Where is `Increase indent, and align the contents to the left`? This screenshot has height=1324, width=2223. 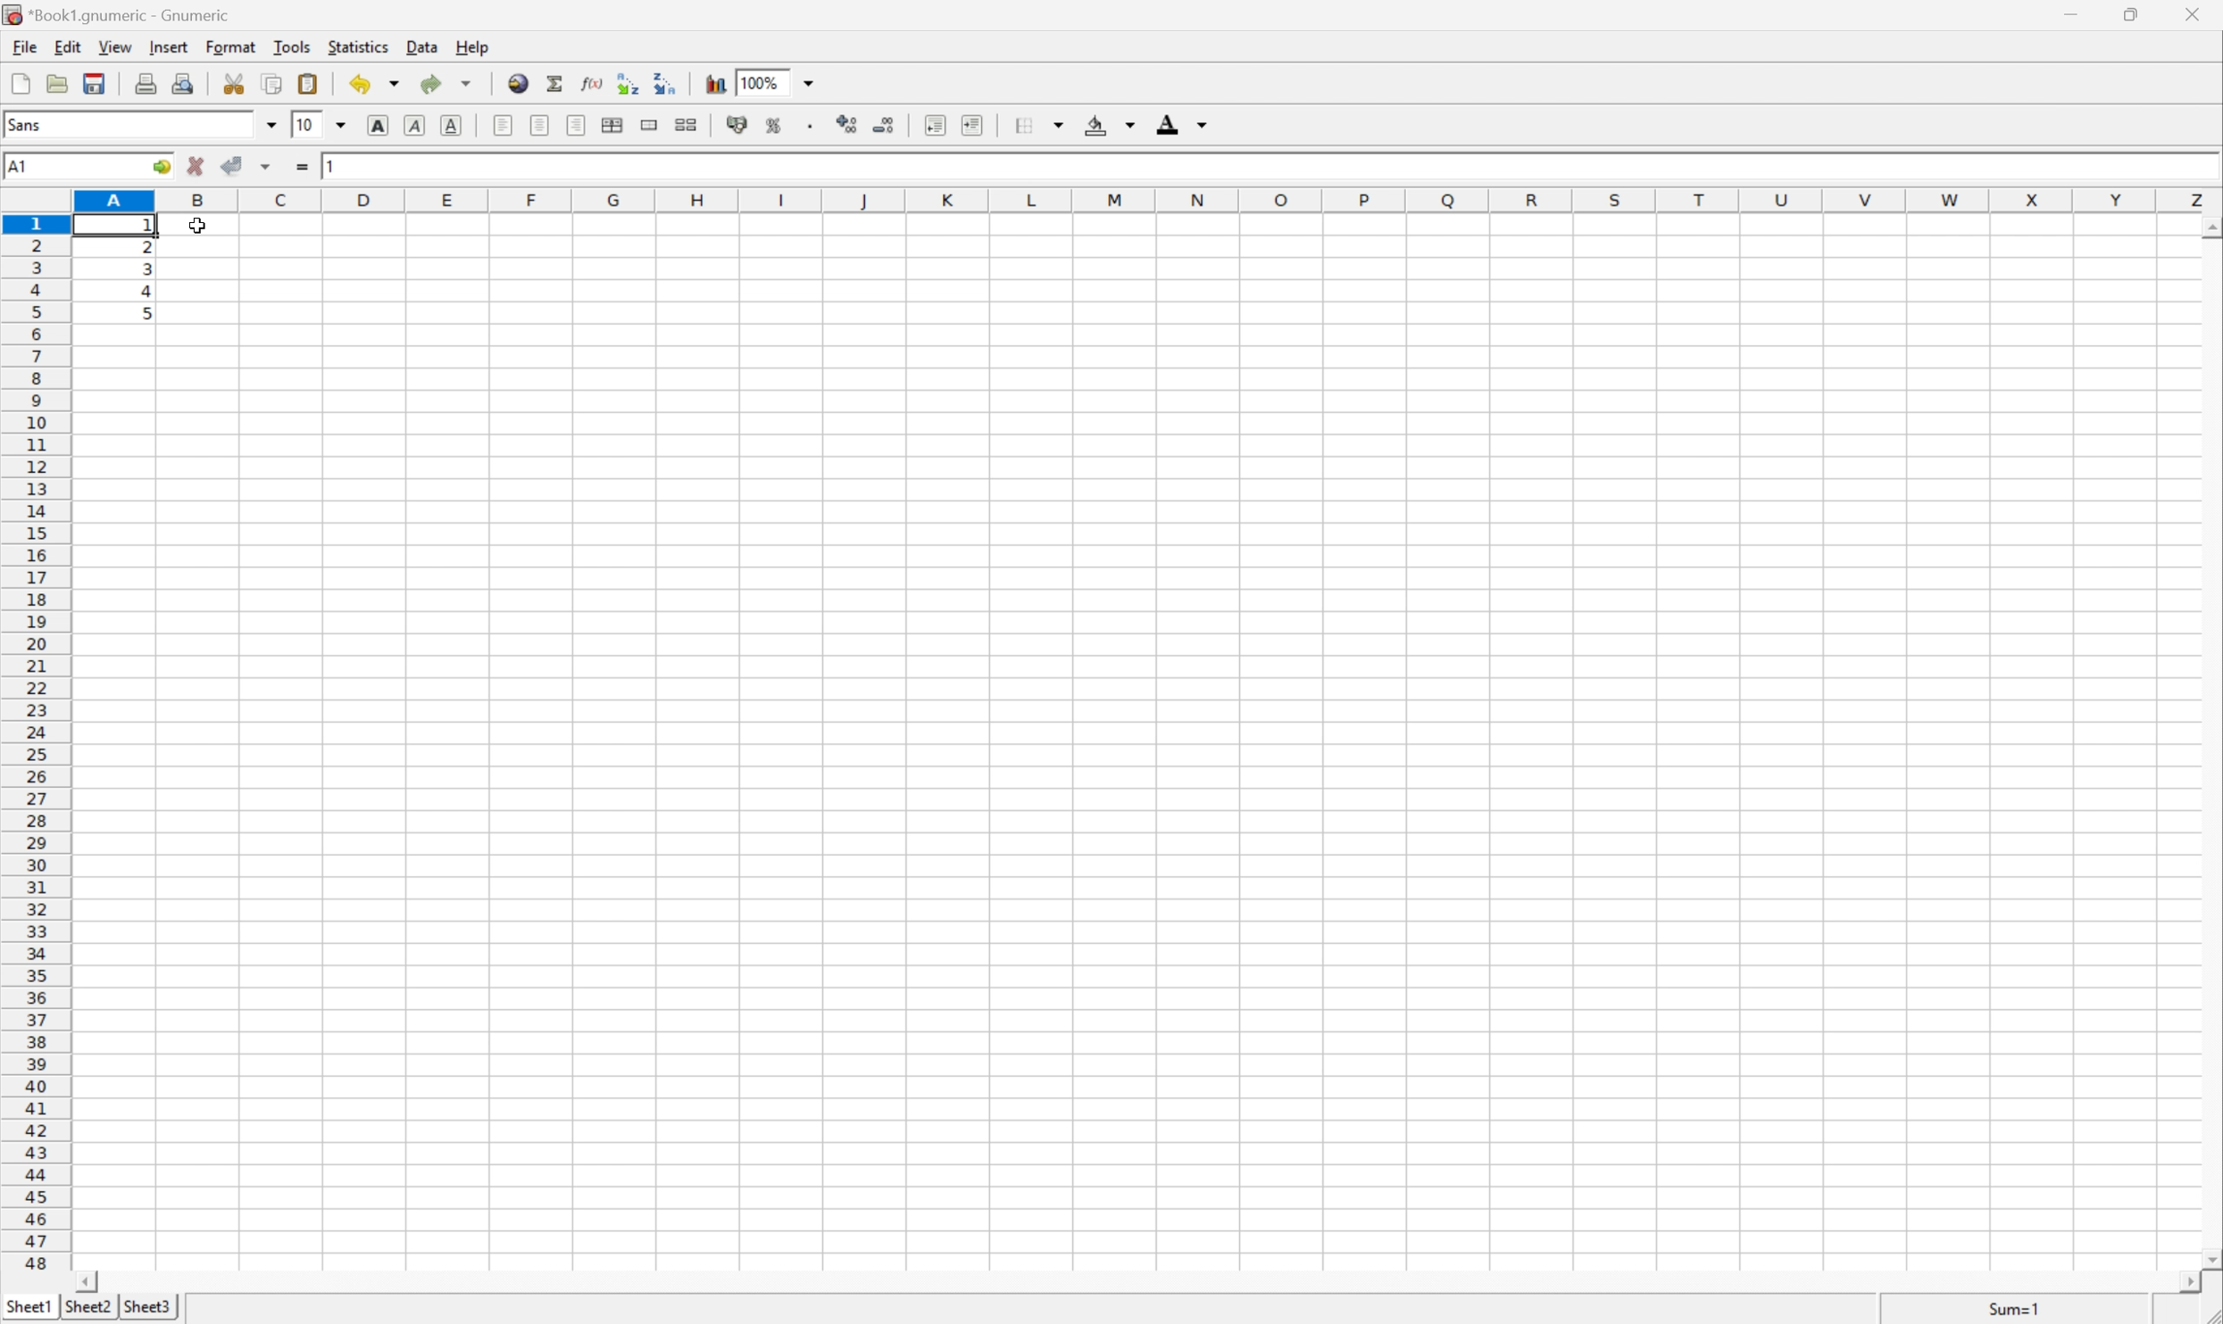 Increase indent, and align the contents to the left is located at coordinates (973, 122).